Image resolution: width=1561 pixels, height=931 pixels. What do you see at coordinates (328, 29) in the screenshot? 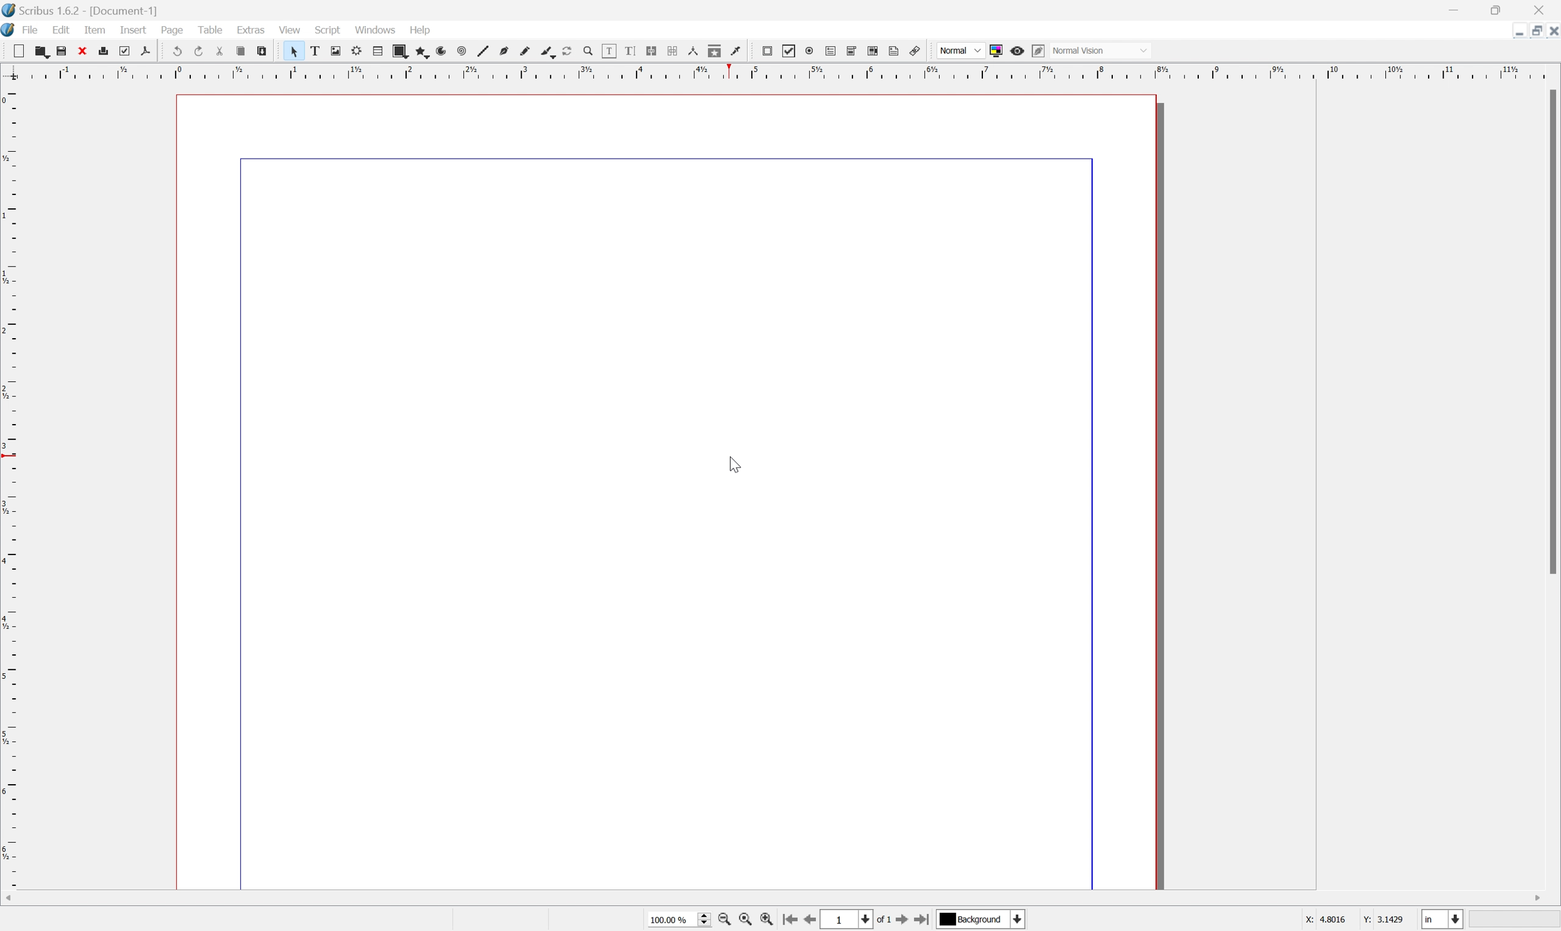
I see `script` at bounding box center [328, 29].